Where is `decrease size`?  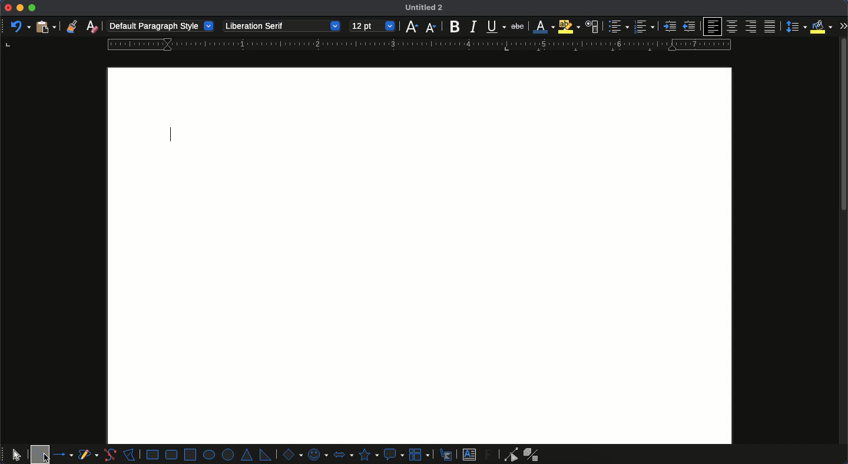 decrease size is located at coordinates (431, 27).